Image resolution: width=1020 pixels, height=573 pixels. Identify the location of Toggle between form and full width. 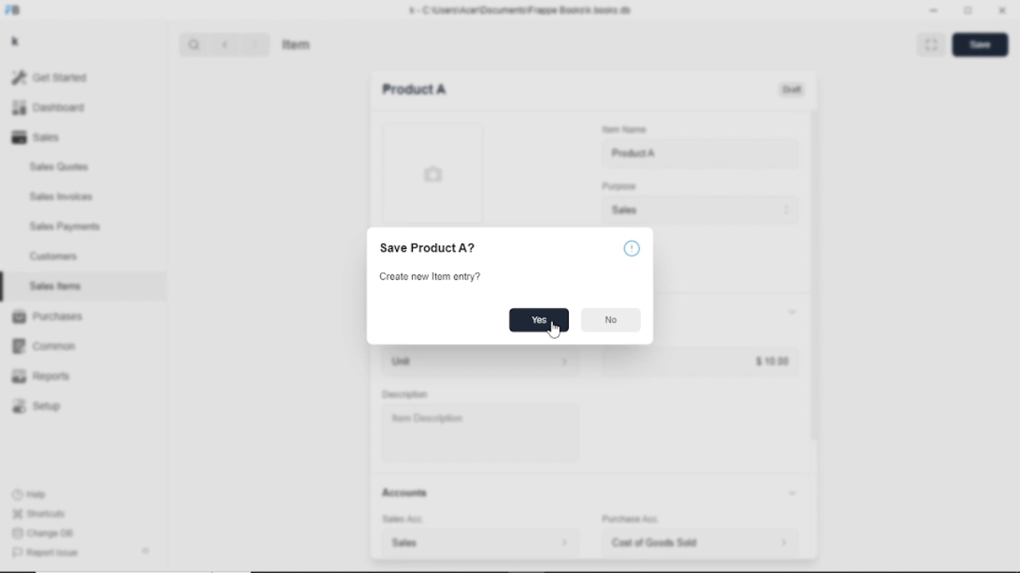
(968, 10).